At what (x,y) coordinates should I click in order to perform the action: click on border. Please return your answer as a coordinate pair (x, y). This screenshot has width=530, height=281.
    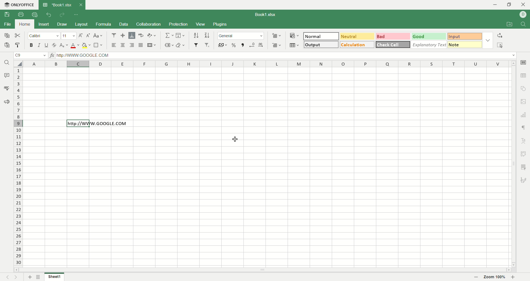
    Looking at the image, I should click on (97, 45).